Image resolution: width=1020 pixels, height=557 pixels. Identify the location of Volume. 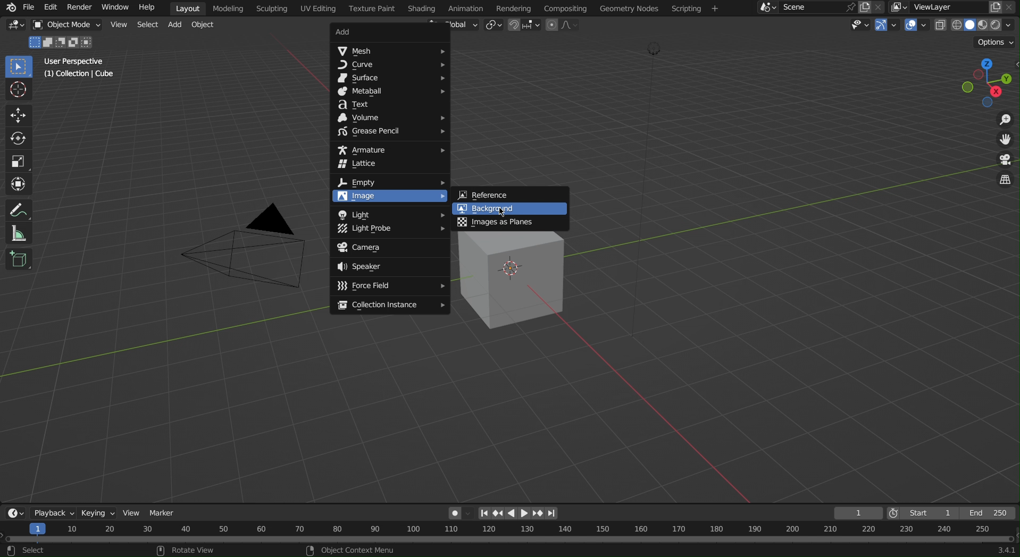
(390, 120).